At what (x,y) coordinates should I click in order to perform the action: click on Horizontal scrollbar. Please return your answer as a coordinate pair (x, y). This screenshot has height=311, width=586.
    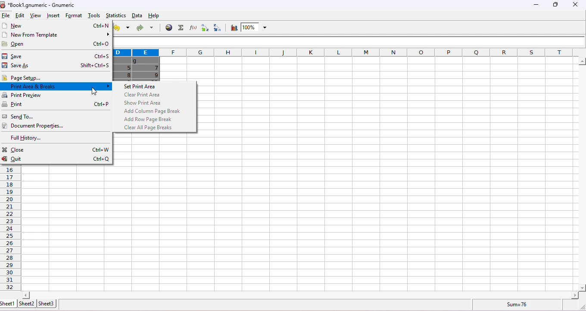
    Looking at the image, I should click on (300, 295).